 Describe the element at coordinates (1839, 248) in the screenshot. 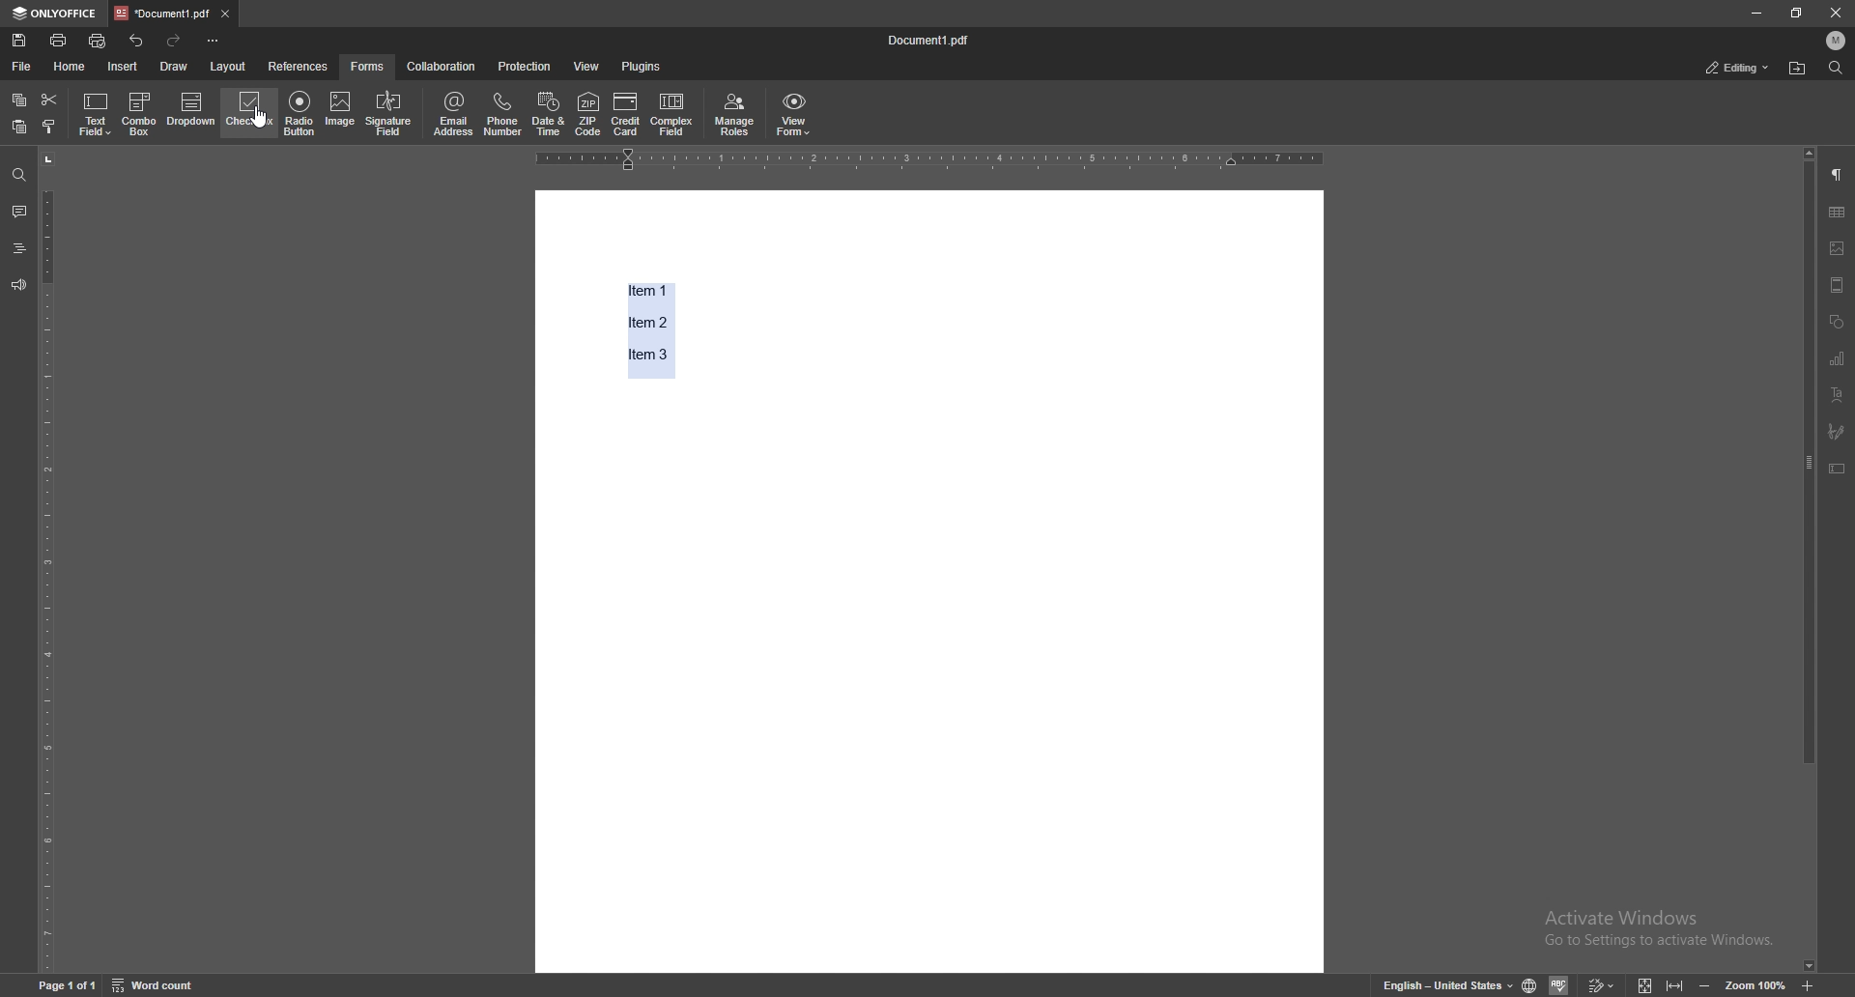

I see `image` at that location.